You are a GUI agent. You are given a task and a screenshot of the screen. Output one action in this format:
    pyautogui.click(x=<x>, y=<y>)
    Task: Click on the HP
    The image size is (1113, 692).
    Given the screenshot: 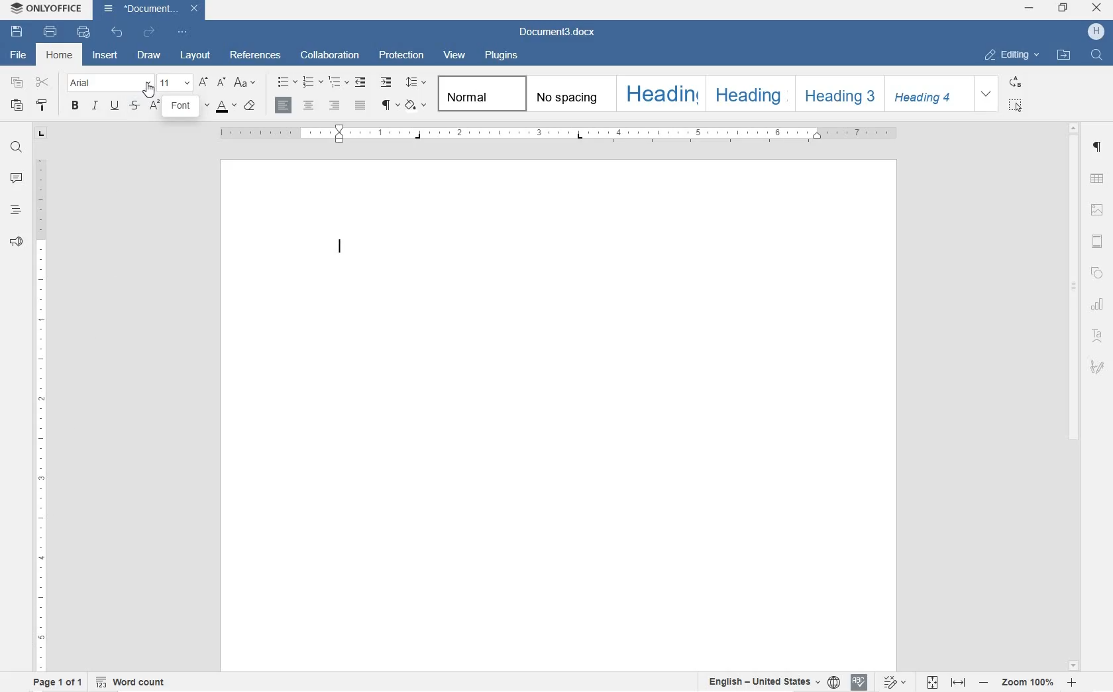 What is the action you would take?
    pyautogui.click(x=1094, y=32)
    